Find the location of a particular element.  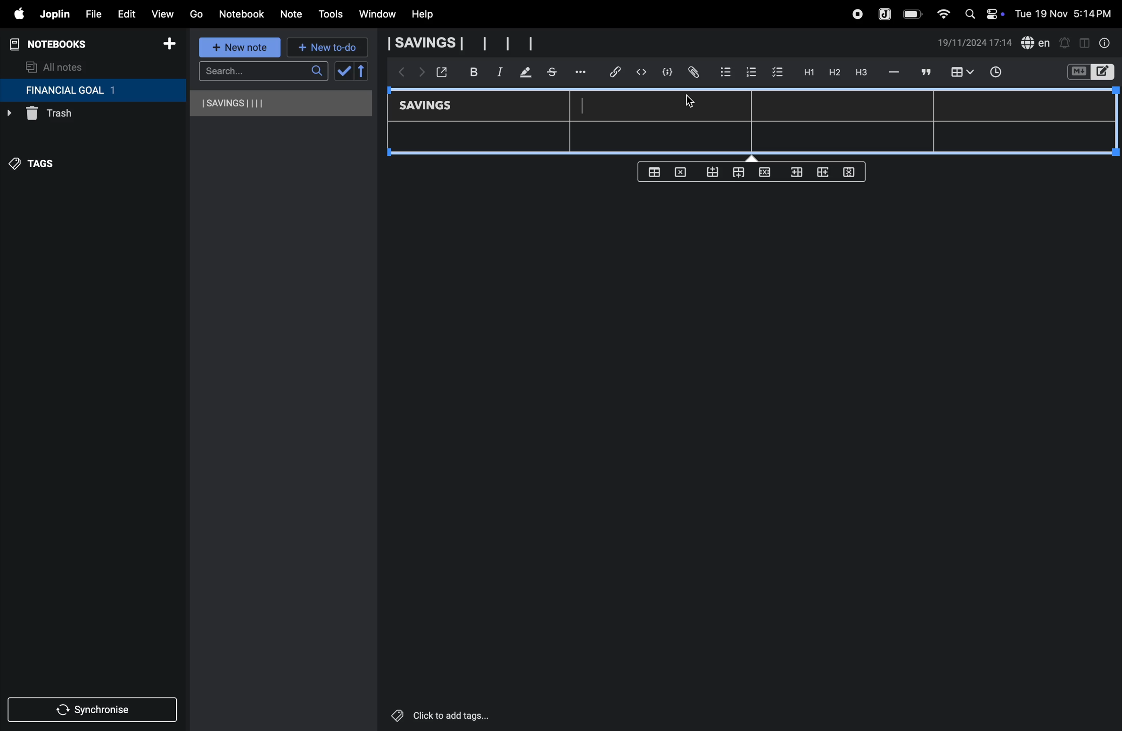

synchronize is located at coordinates (93, 708).